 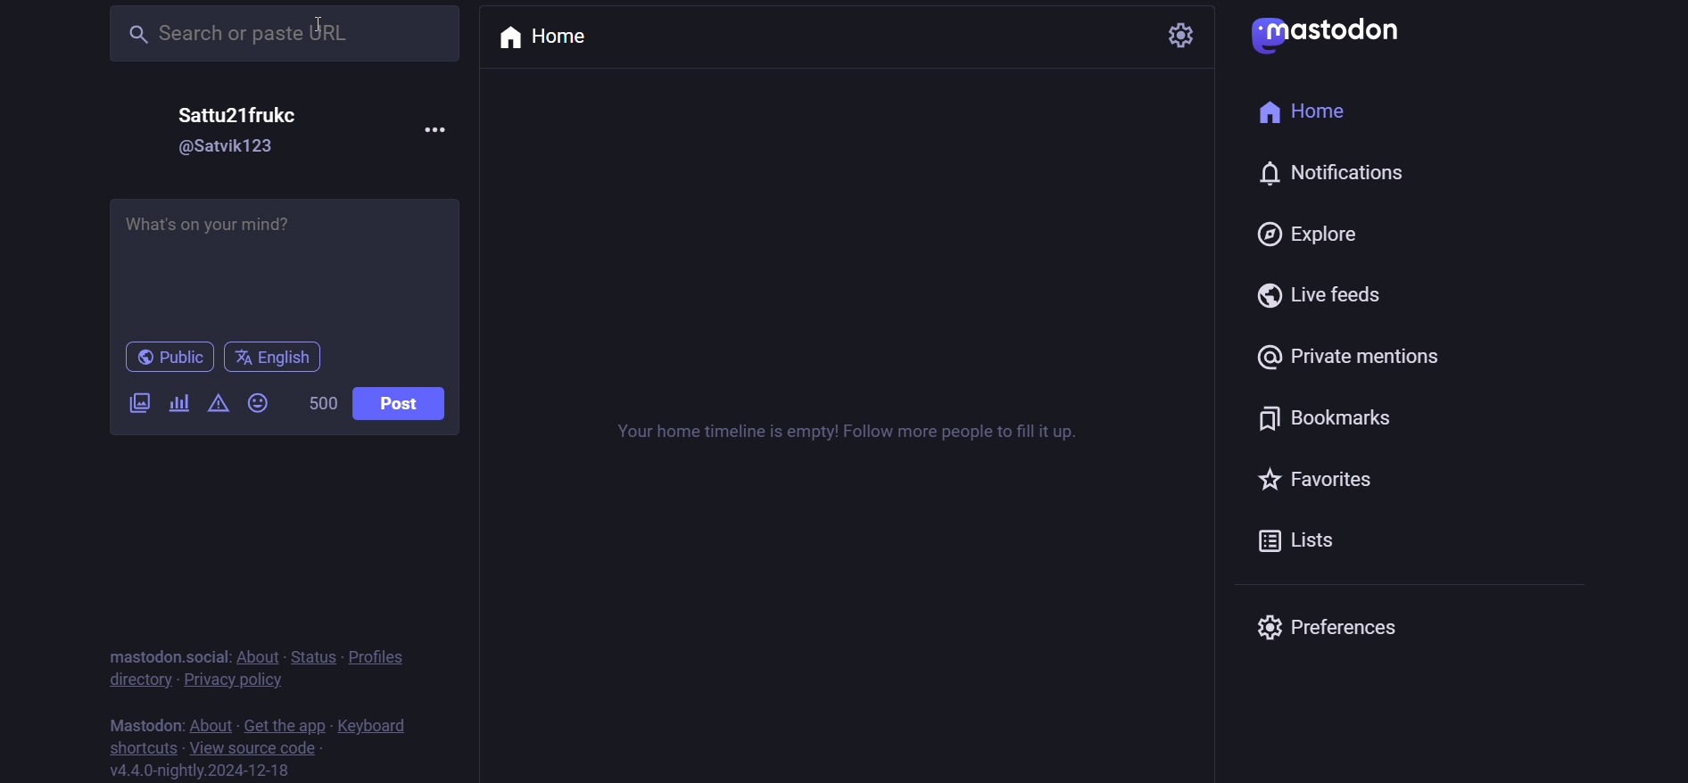 I want to click on notification, so click(x=1336, y=172).